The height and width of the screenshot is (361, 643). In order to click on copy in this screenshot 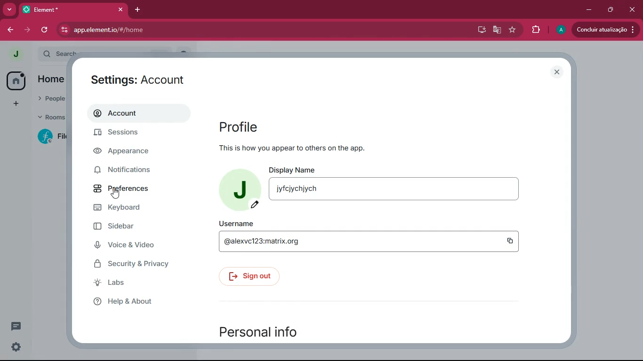, I will do `click(509, 241)`.